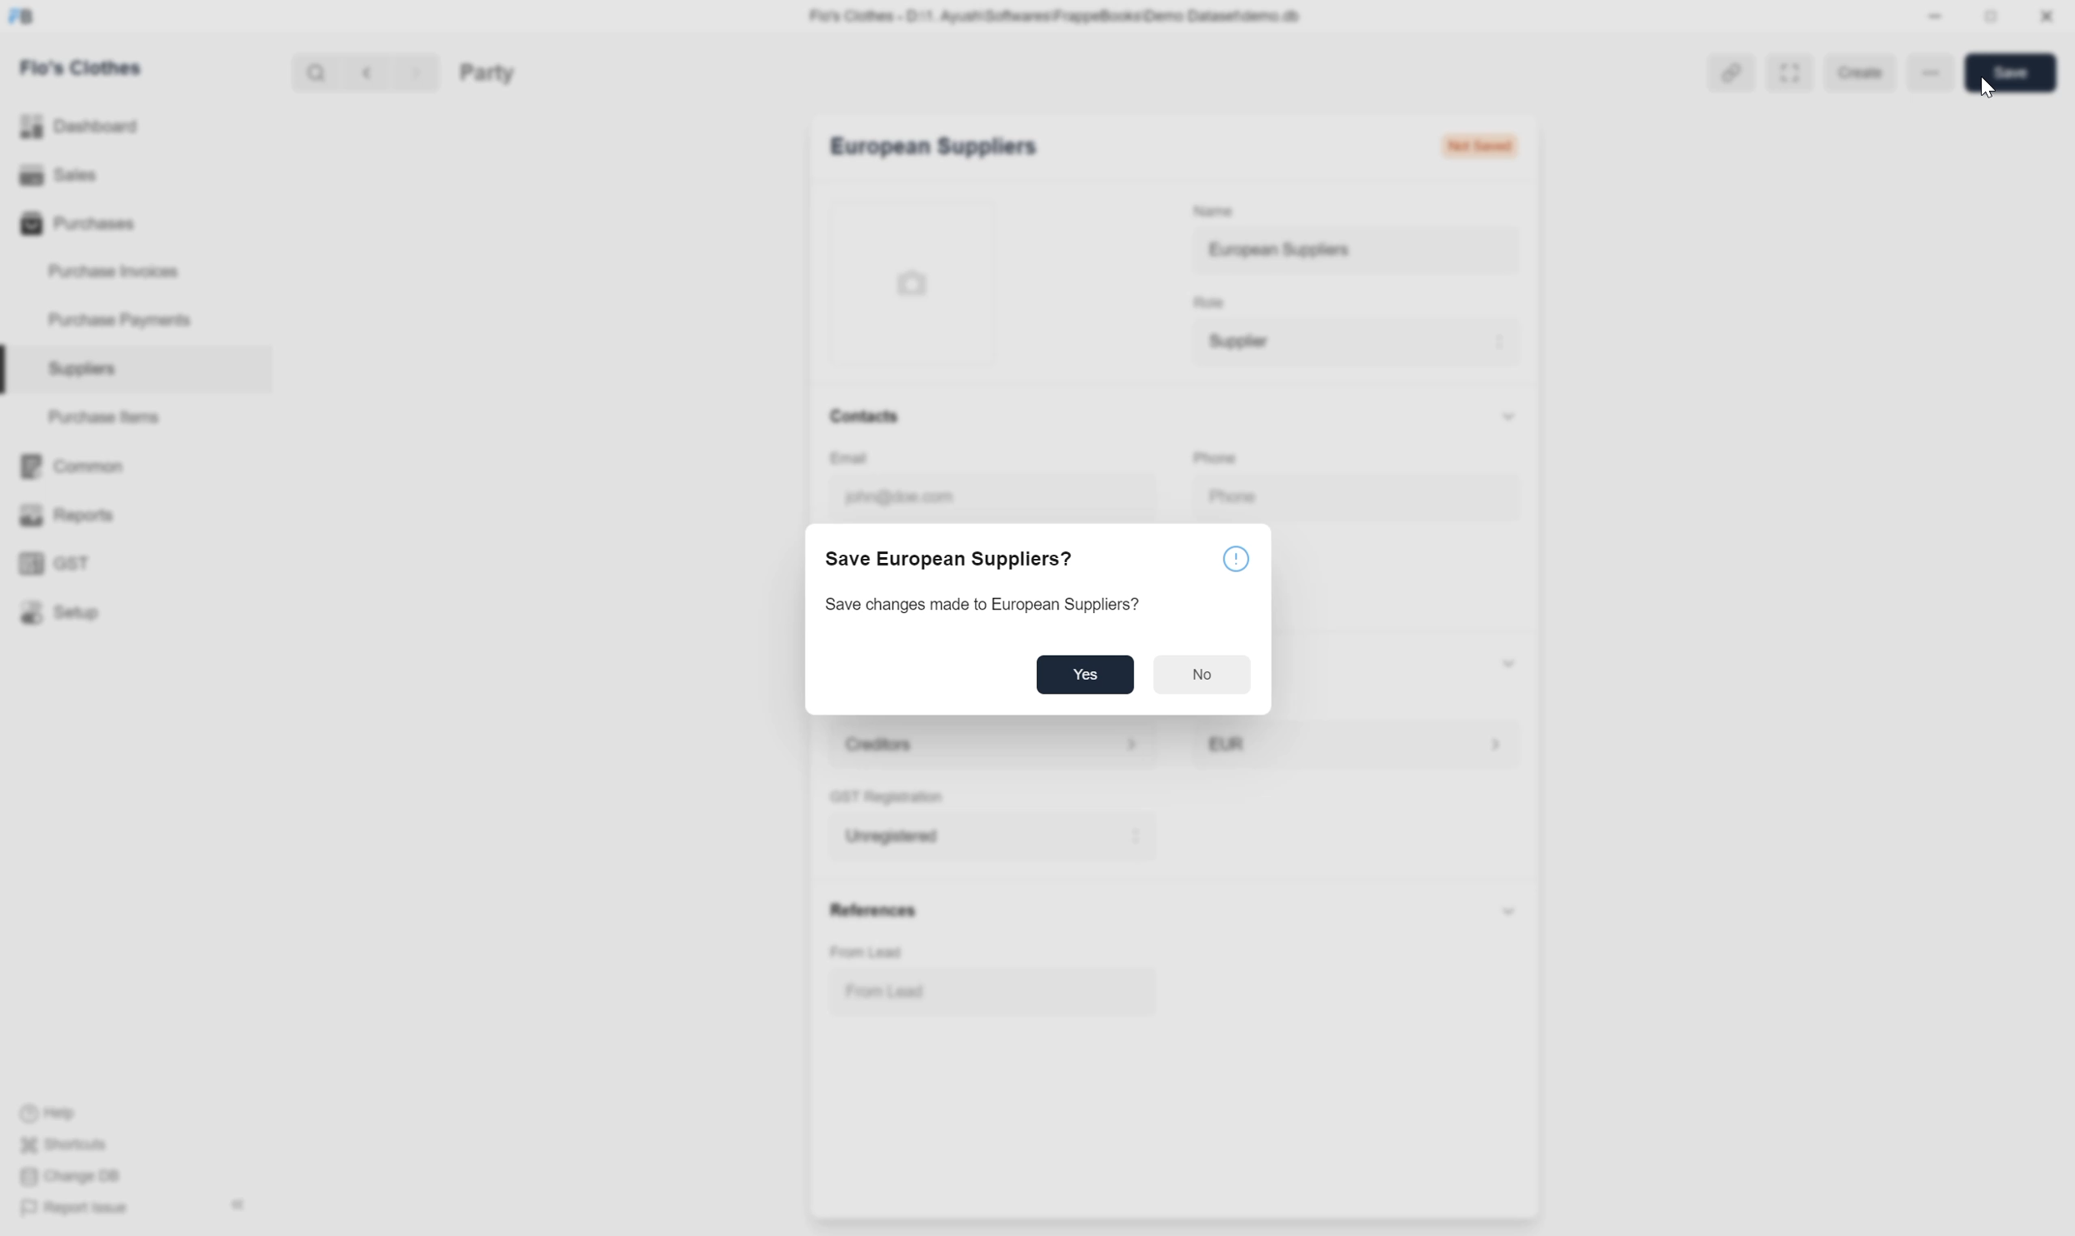  What do you see at coordinates (1204, 206) in the screenshot?
I see `Name` at bounding box center [1204, 206].